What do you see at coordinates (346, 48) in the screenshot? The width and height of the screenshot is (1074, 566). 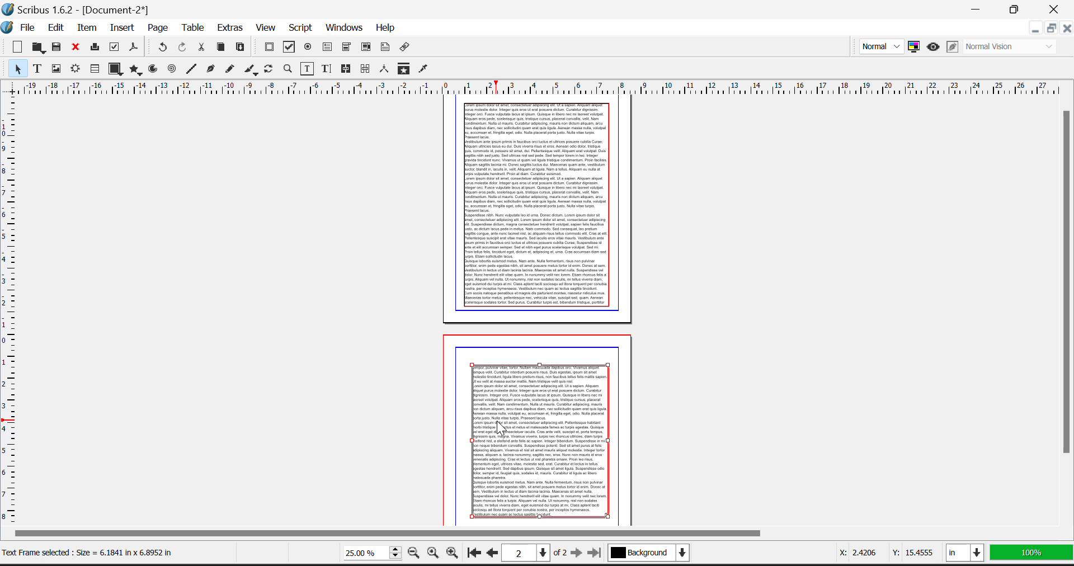 I see `PDF Combo Box` at bounding box center [346, 48].